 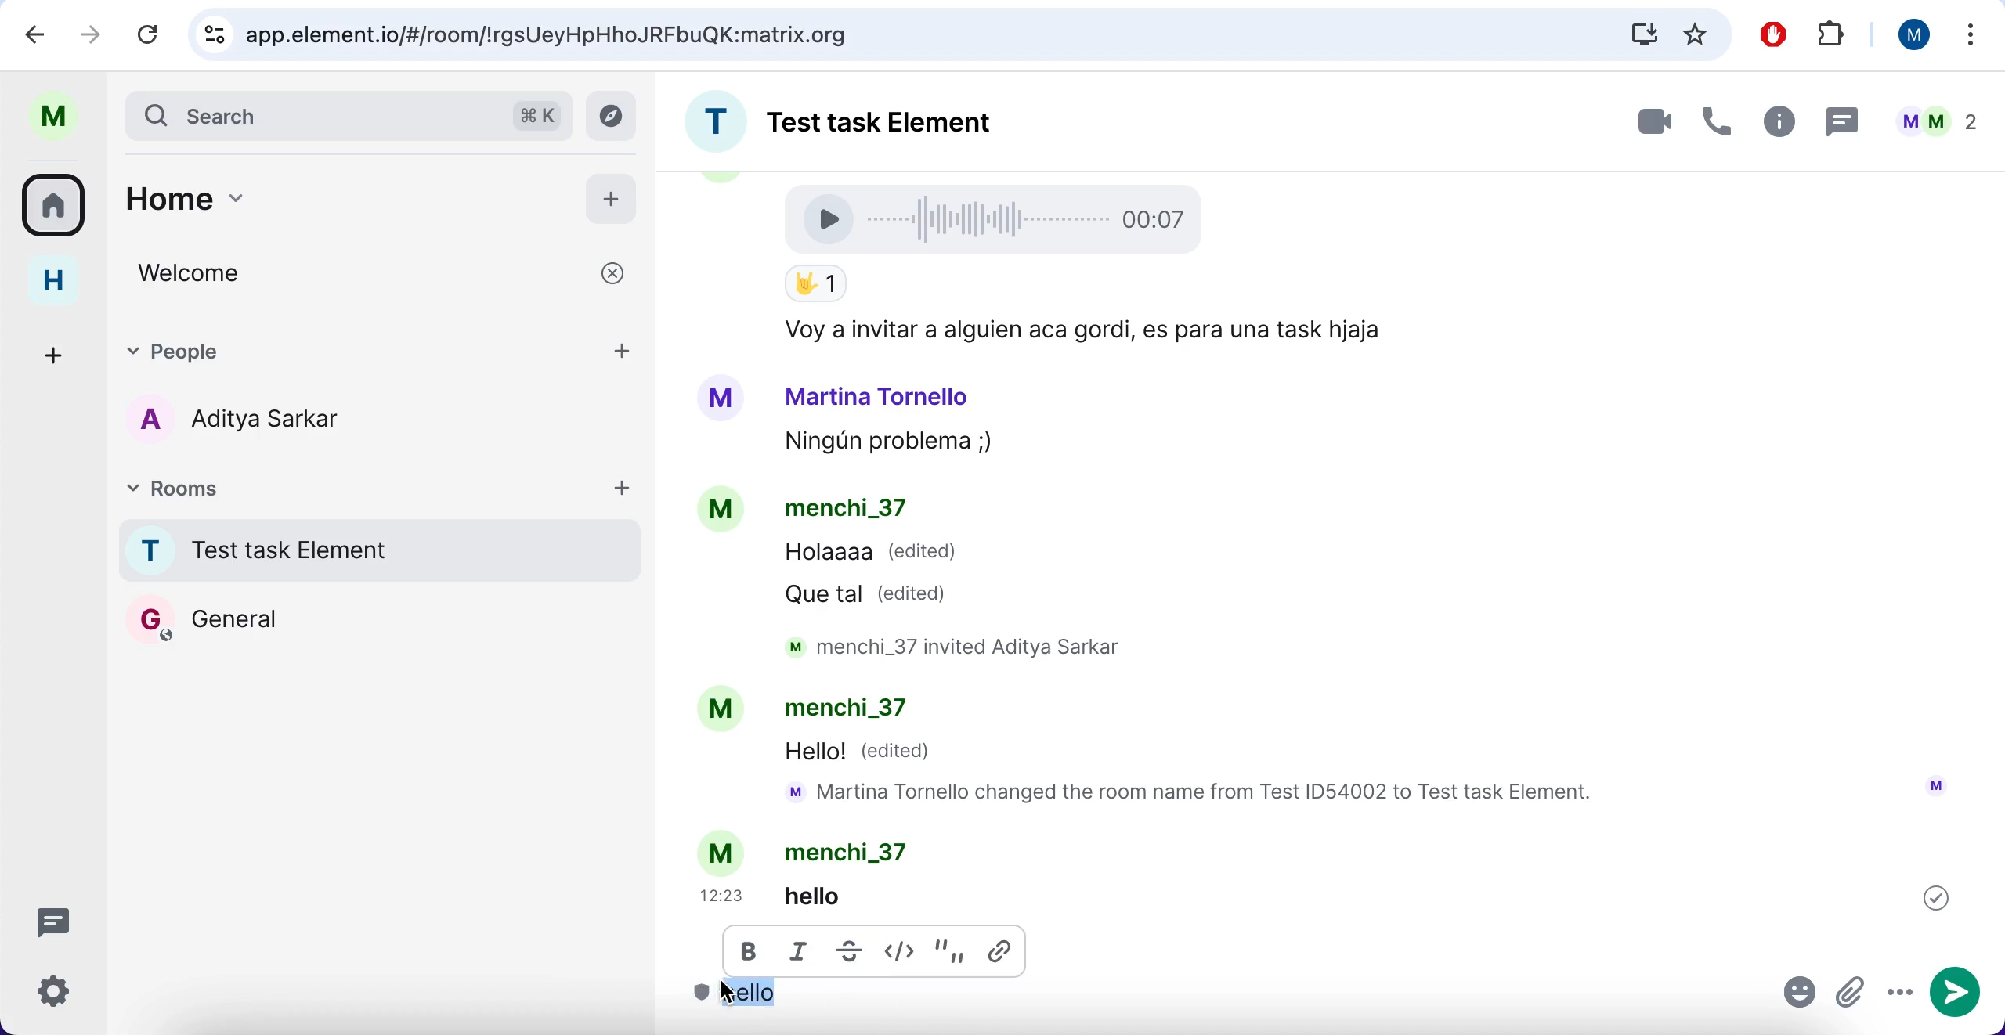 What do you see at coordinates (1078, 331) in the screenshot?
I see `Voy a invitar a alguien aca gordi, es para una task hjaja` at bounding box center [1078, 331].